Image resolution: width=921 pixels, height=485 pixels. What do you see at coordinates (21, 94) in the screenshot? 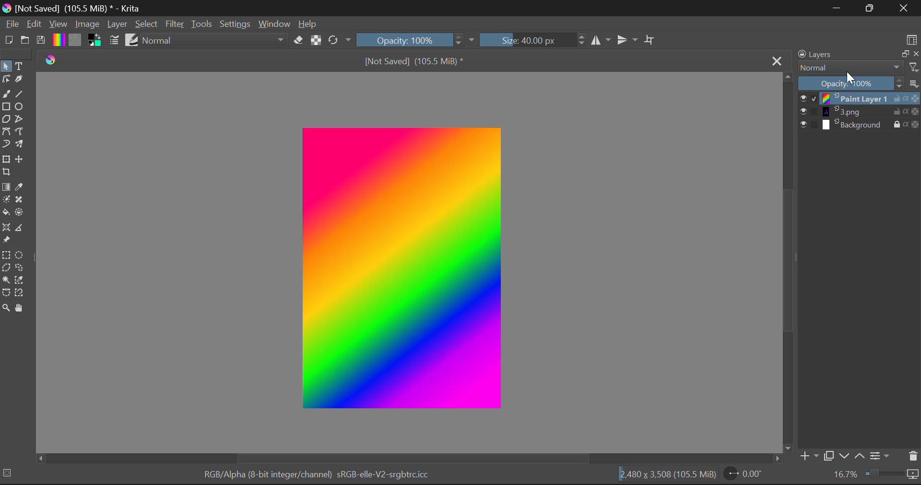
I see `Line` at bounding box center [21, 94].